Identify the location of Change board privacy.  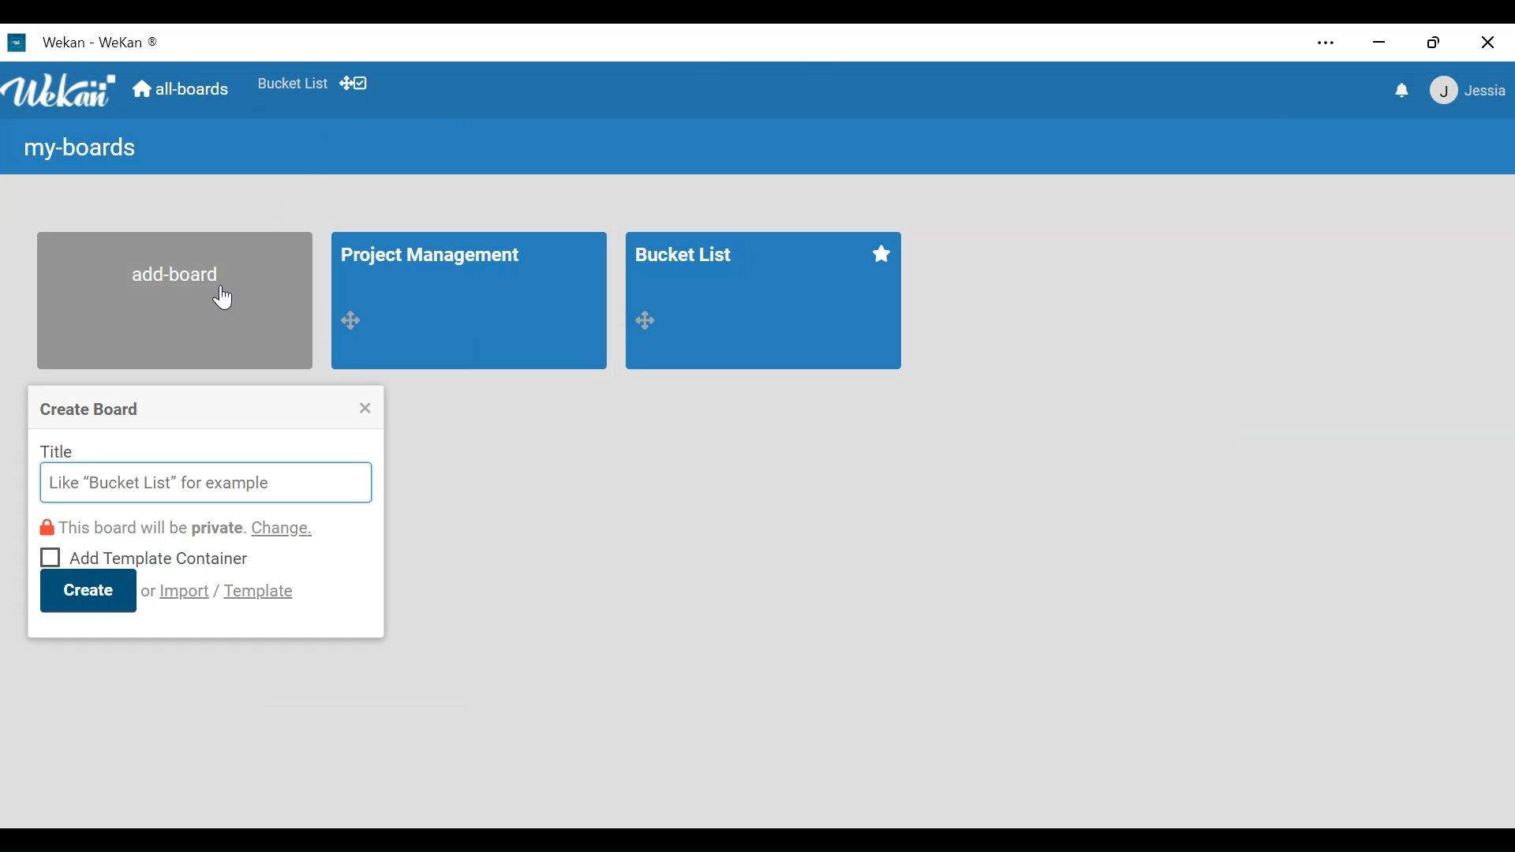
(178, 528).